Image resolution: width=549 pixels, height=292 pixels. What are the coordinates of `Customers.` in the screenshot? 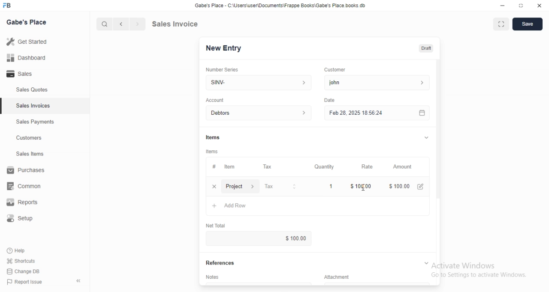 It's located at (27, 139).